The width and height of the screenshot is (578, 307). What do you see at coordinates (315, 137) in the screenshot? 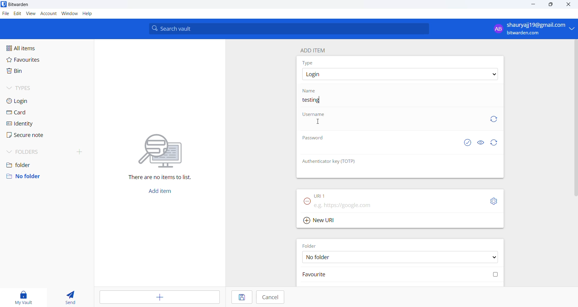
I see `password` at bounding box center [315, 137].